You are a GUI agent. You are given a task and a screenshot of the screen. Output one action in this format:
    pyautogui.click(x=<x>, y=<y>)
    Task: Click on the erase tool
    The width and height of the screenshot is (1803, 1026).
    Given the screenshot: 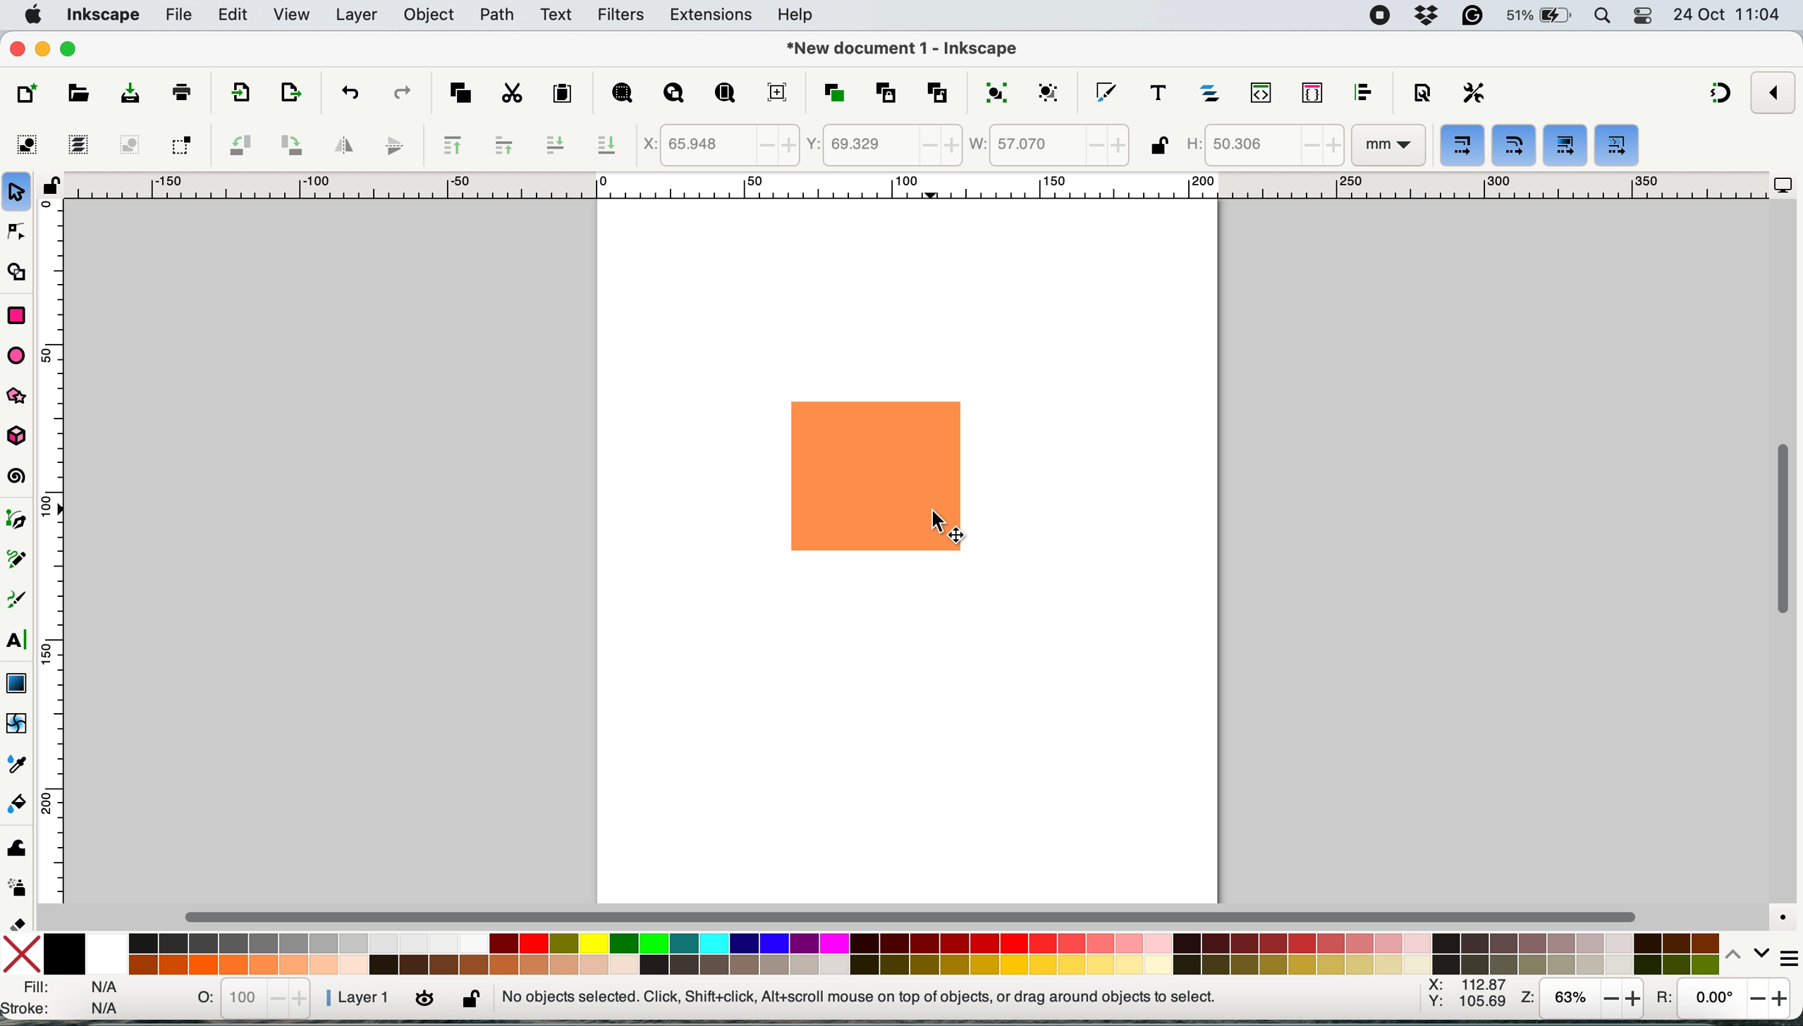 What is the action you would take?
    pyautogui.click(x=20, y=923)
    